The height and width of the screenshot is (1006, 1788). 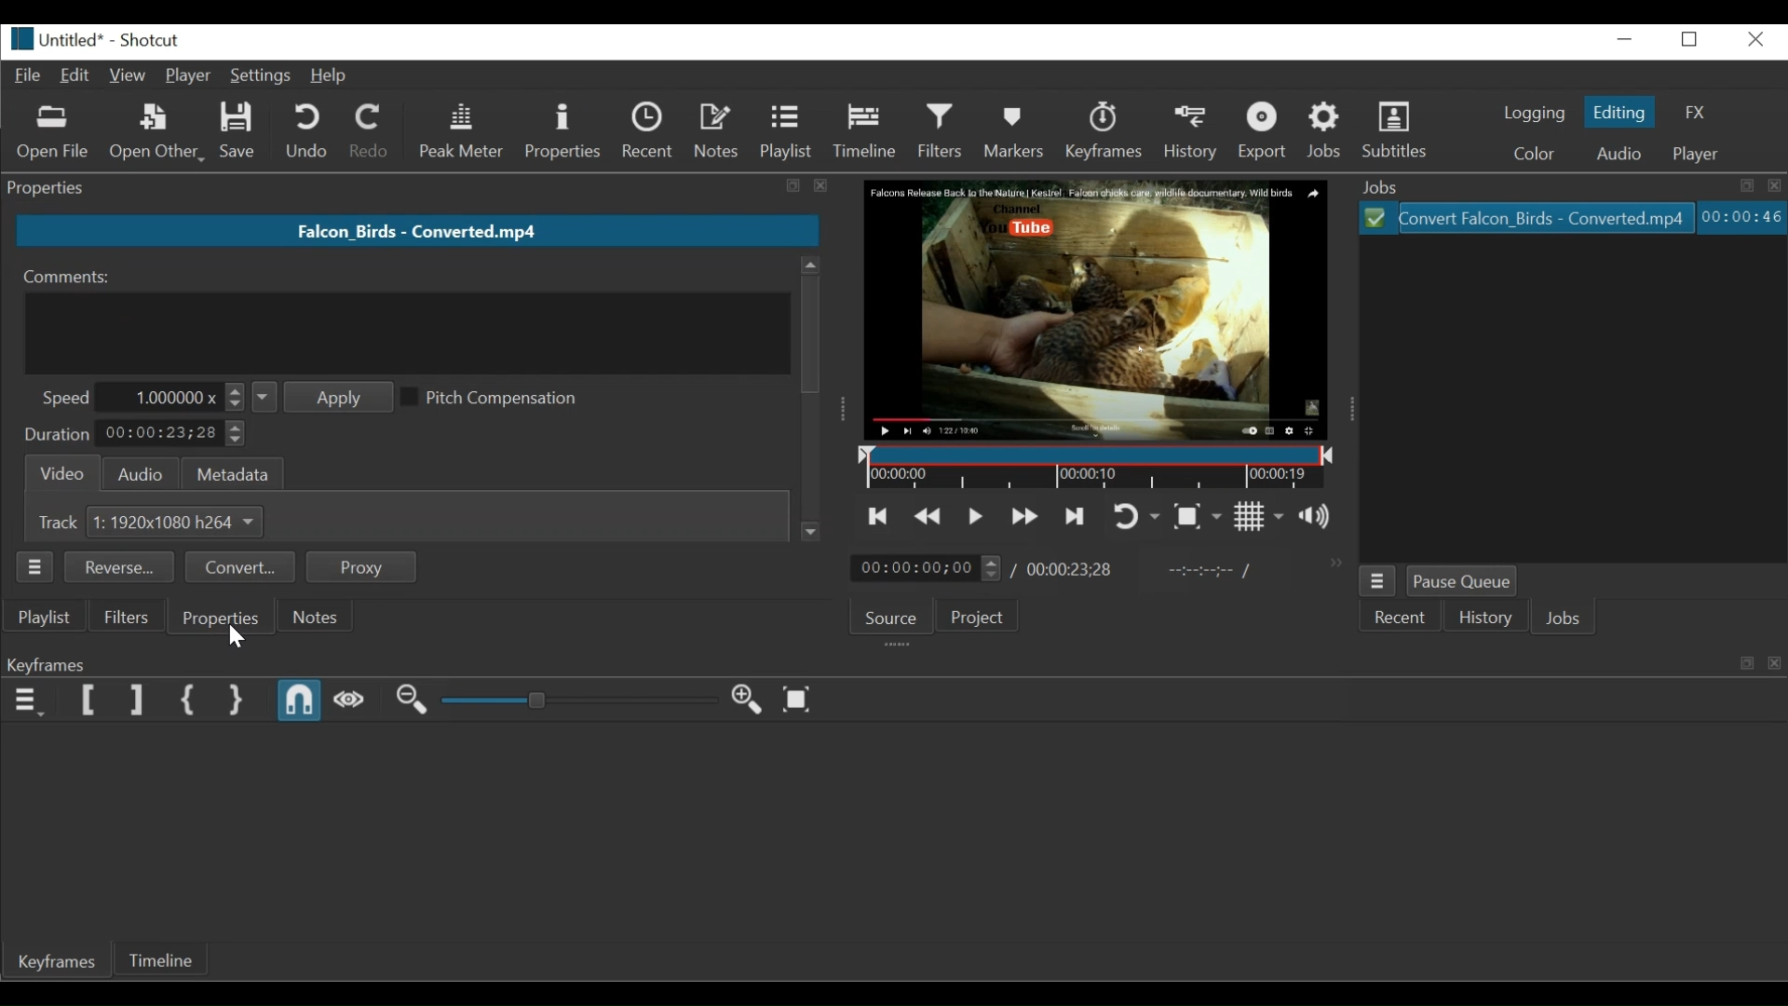 What do you see at coordinates (811, 333) in the screenshot?
I see `Vertical Scroll bar` at bounding box center [811, 333].